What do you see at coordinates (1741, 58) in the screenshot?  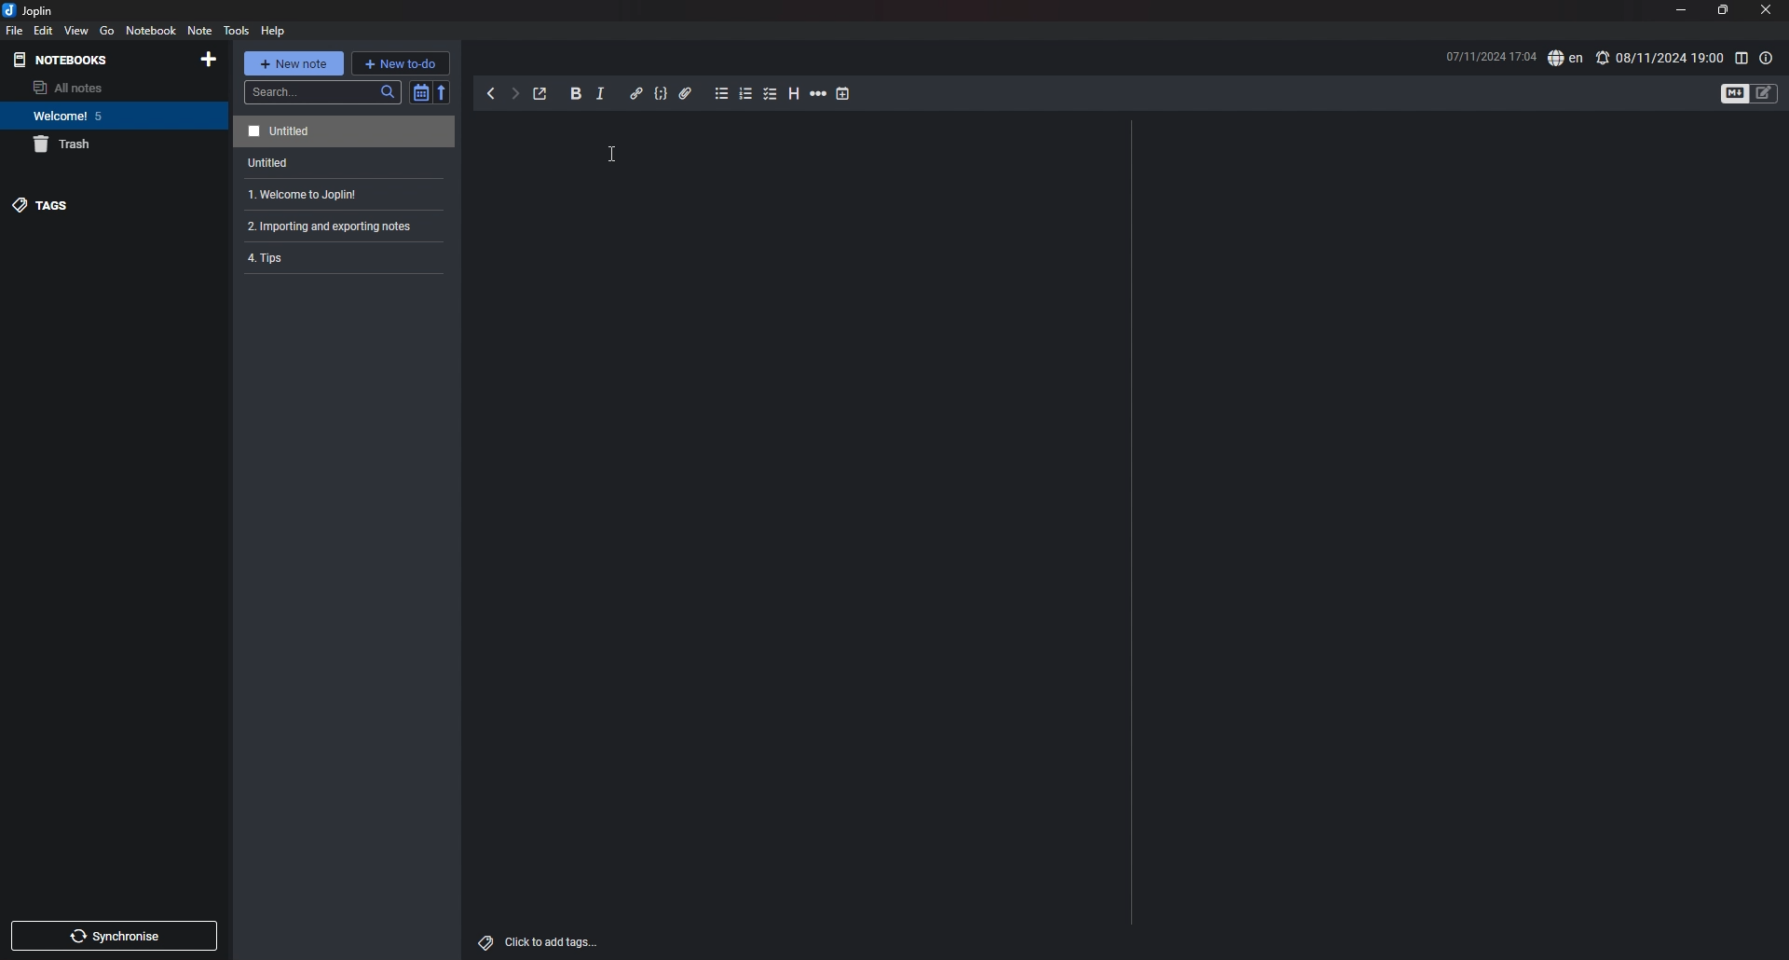 I see `toggle editor layout` at bounding box center [1741, 58].